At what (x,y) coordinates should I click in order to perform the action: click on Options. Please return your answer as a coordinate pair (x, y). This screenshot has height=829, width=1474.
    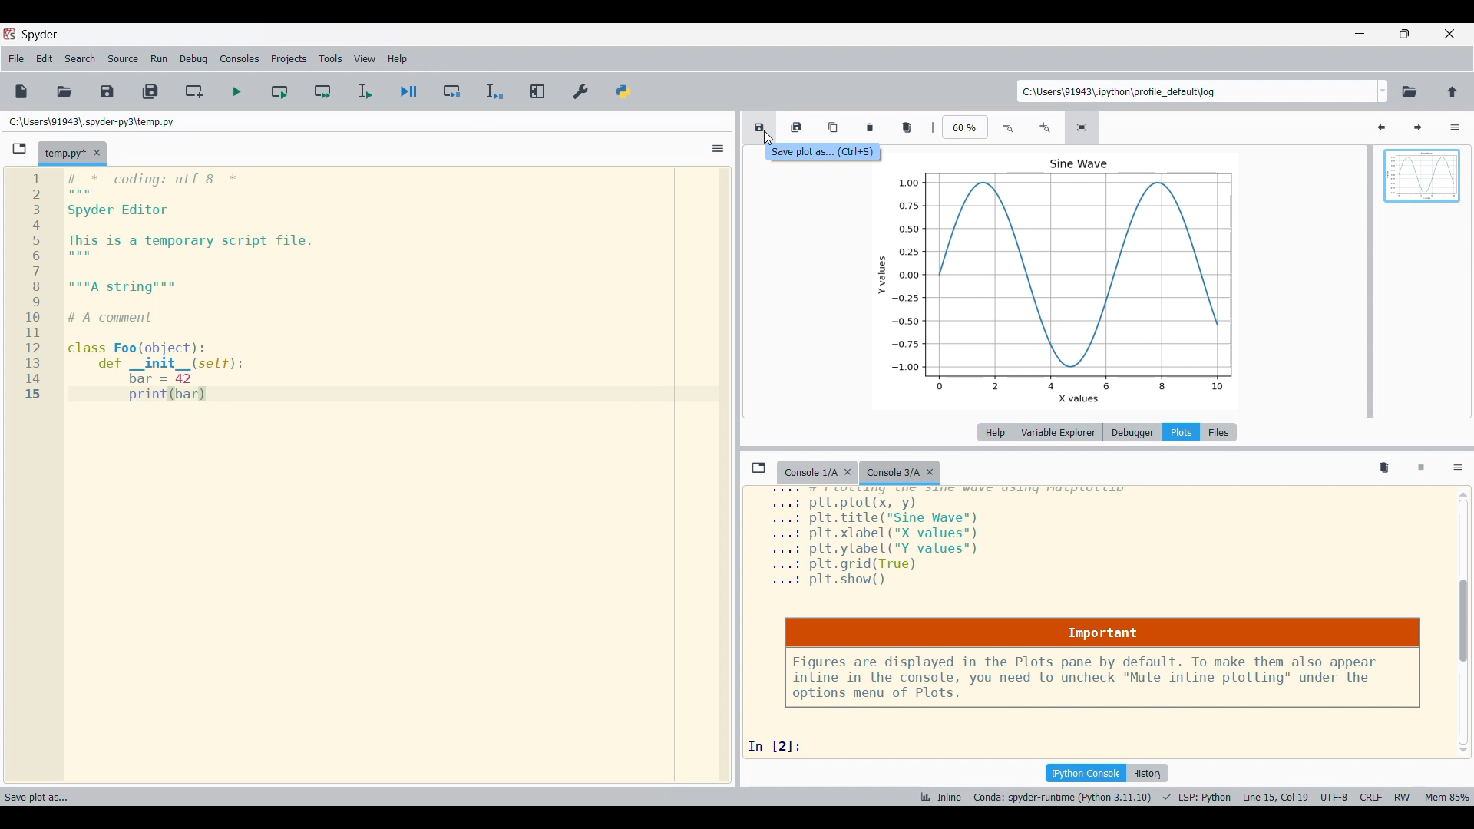
    Looking at the image, I should click on (719, 148).